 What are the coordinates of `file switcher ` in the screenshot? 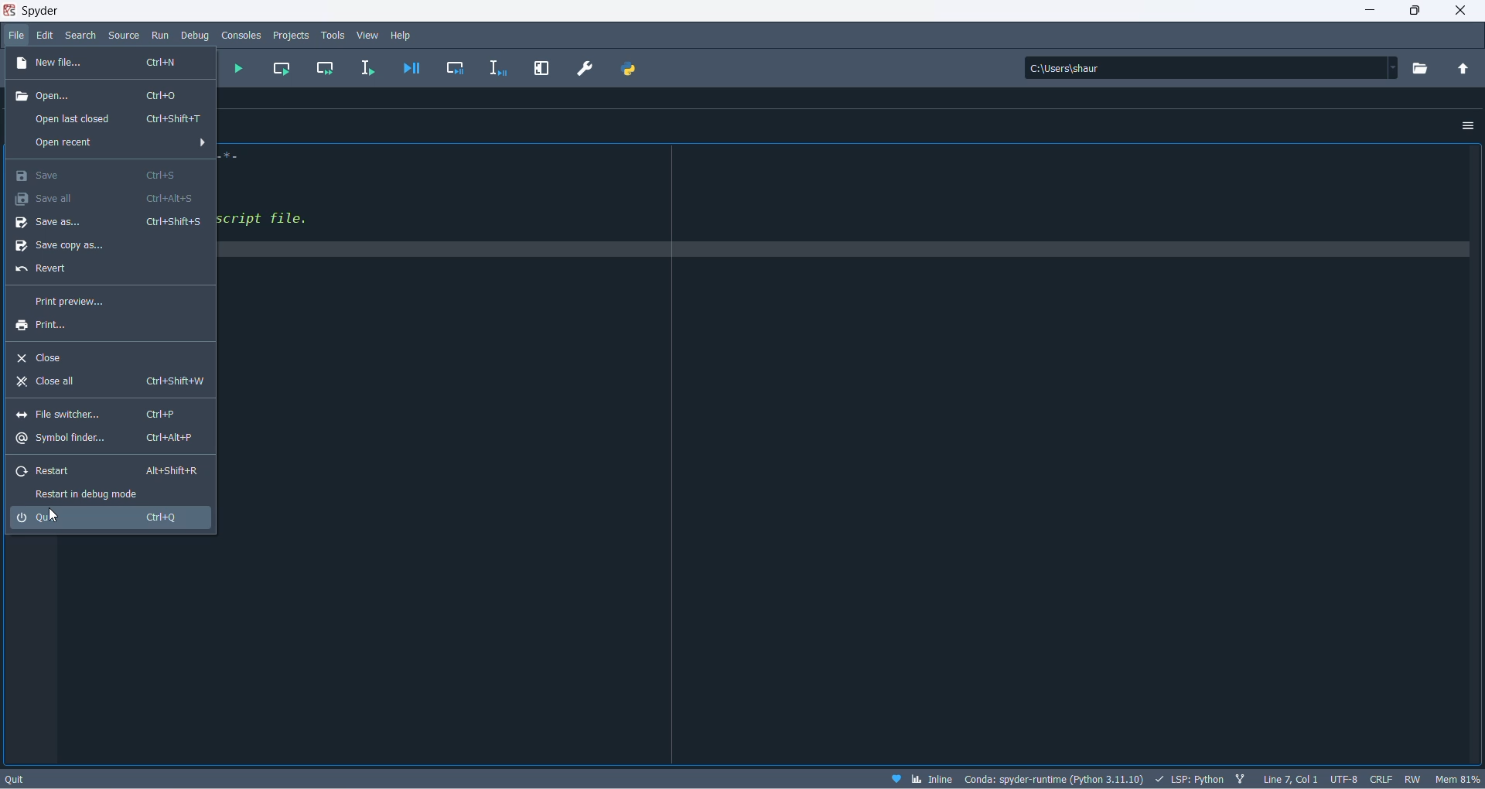 It's located at (110, 412).